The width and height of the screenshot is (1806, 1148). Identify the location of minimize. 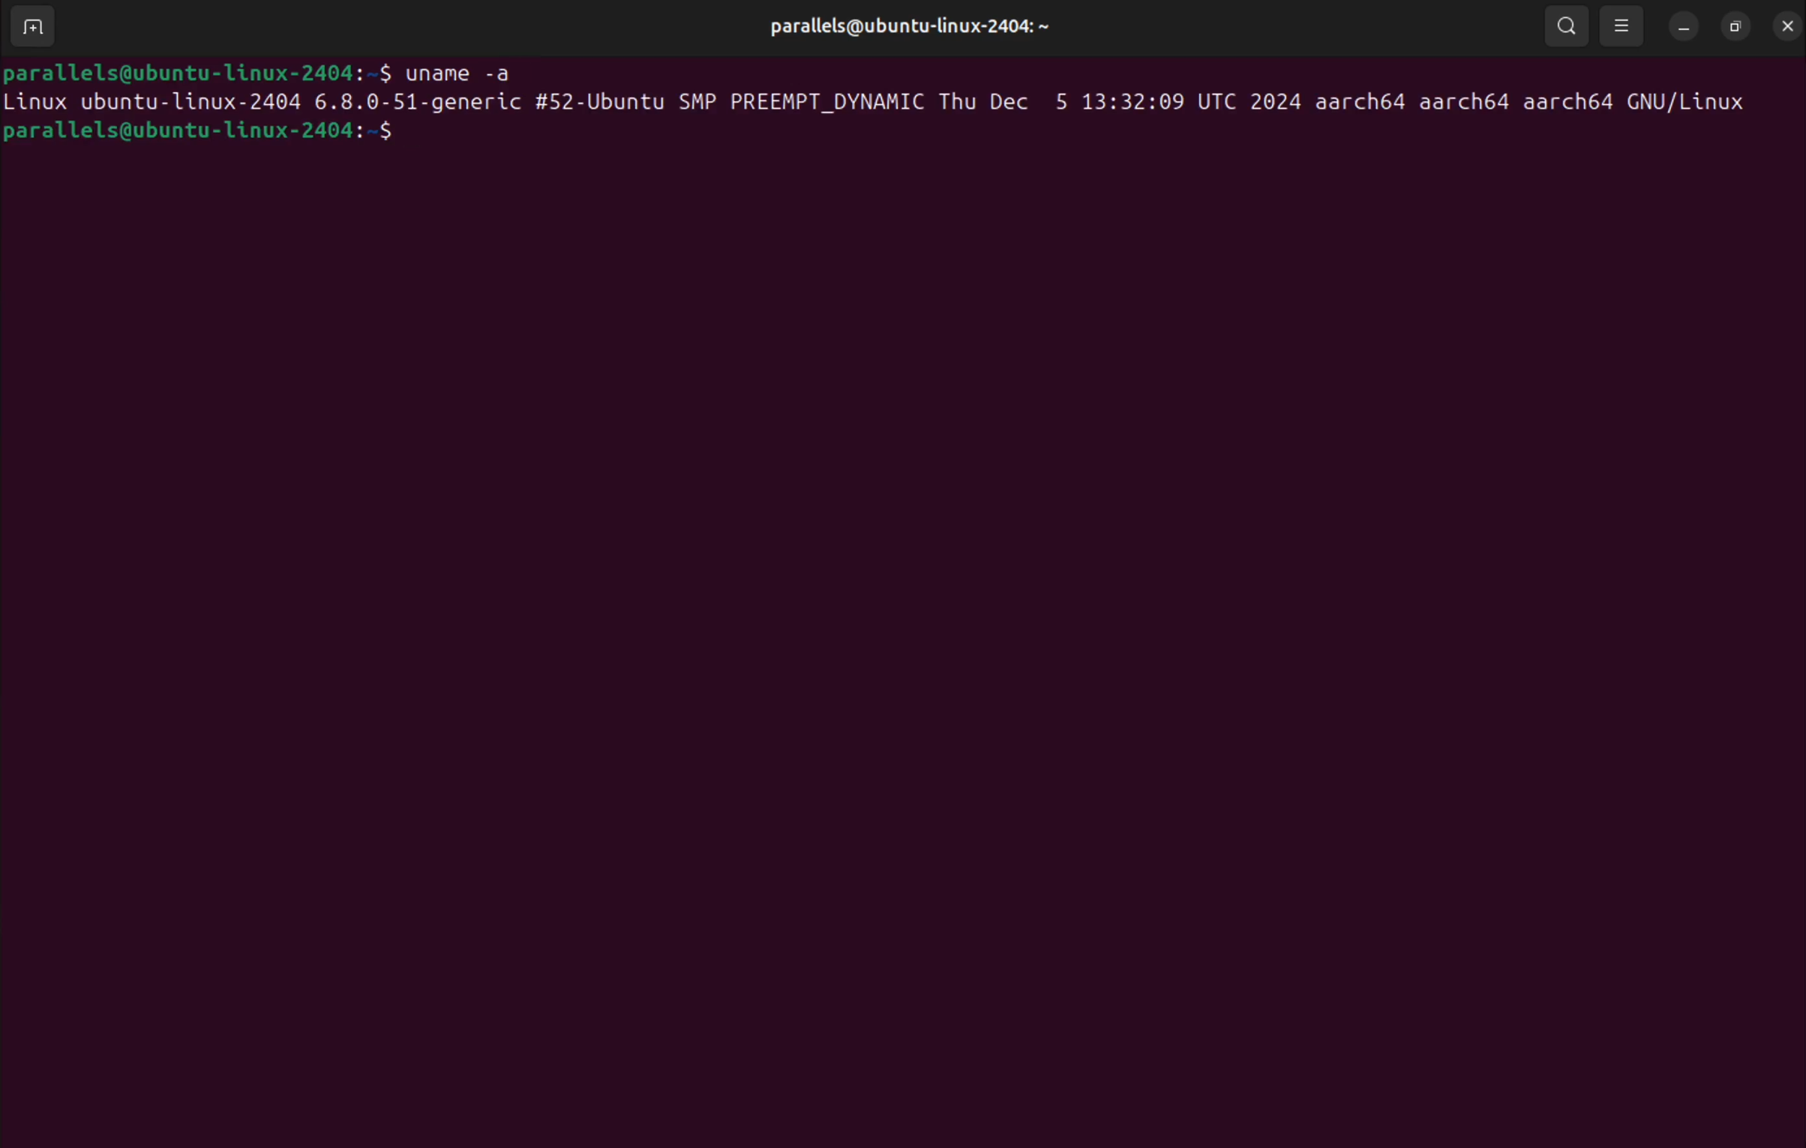
(1684, 26).